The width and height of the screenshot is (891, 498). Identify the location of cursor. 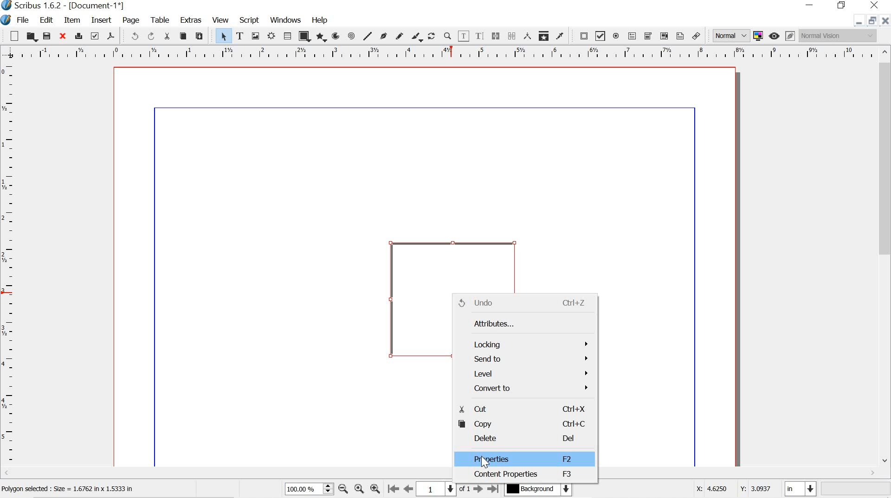
(488, 461).